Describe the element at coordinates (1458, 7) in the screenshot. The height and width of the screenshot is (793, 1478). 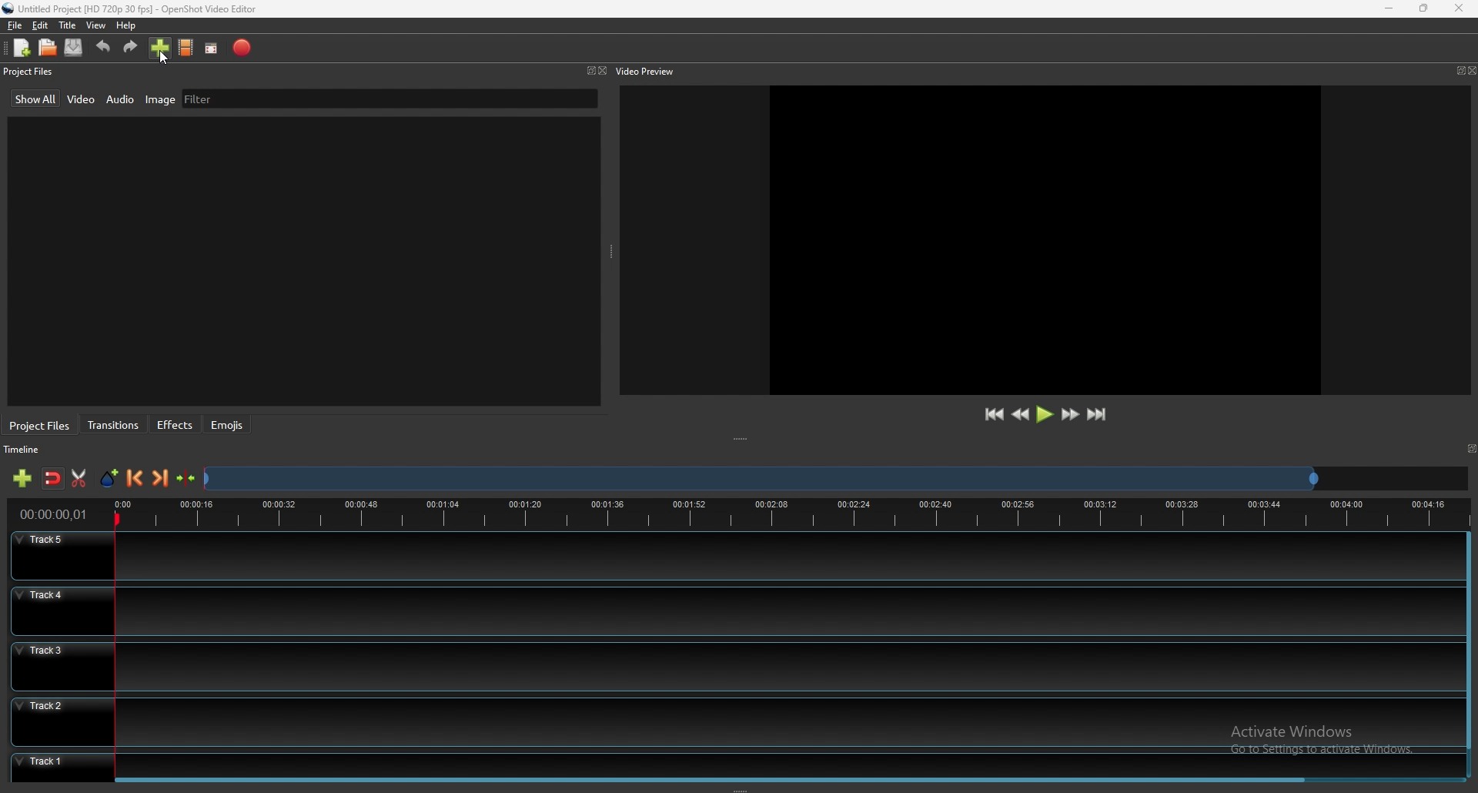
I see `close` at that location.